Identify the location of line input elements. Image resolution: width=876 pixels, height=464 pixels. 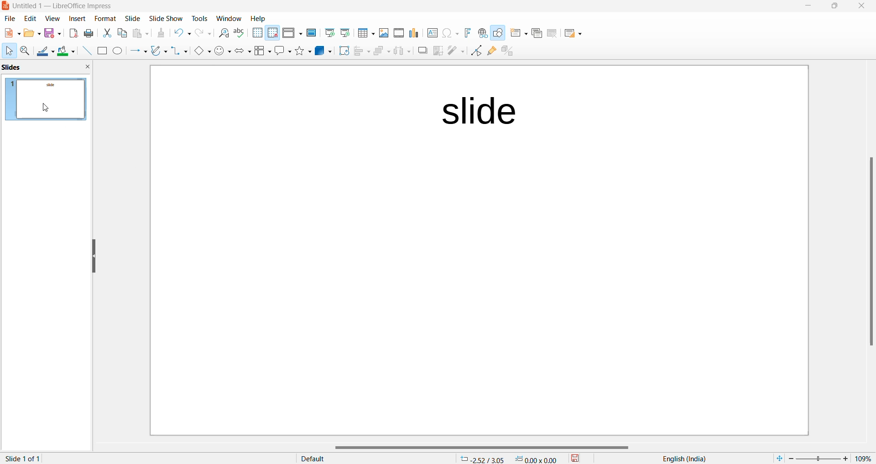
(86, 51).